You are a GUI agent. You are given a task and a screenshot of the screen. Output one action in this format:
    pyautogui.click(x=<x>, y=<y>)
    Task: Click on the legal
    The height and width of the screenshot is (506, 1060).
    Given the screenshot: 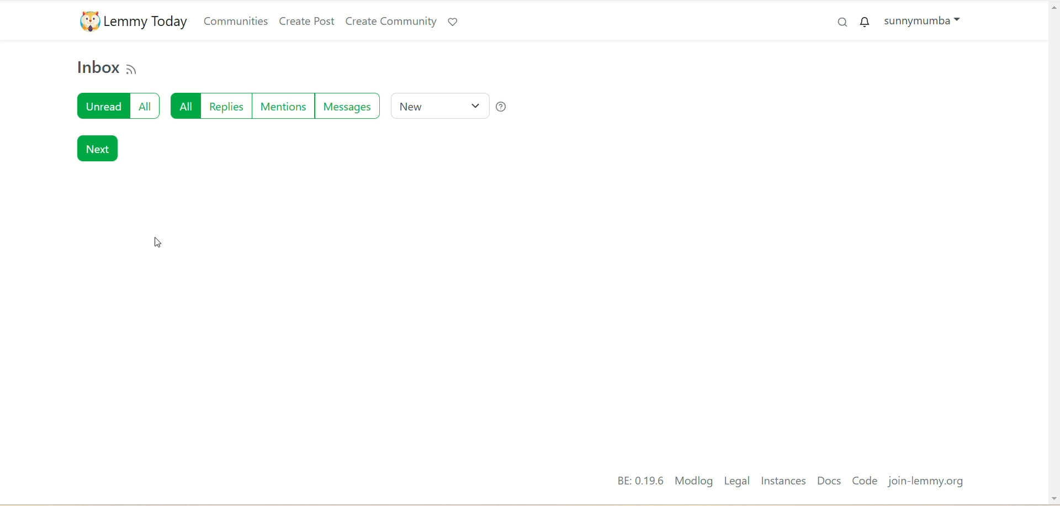 What is the action you would take?
    pyautogui.click(x=737, y=481)
    